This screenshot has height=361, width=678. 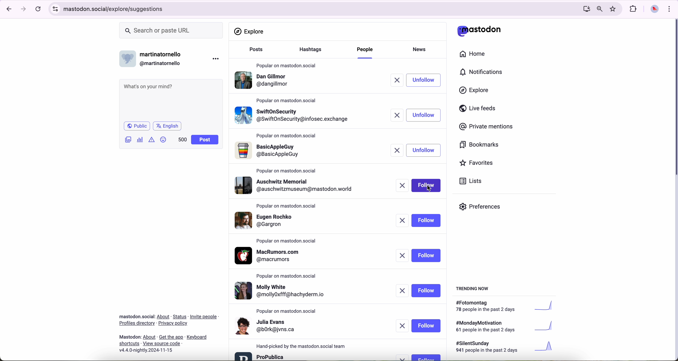 I want to click on icon, so click(x=152, y=139).